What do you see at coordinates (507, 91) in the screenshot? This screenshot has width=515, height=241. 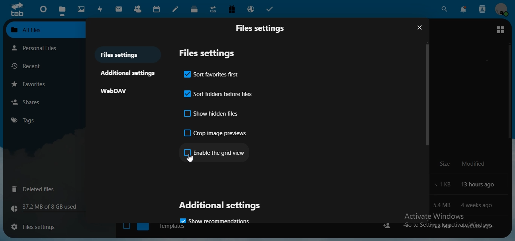 I see `scroll bar` at bounding box center [507, 91].